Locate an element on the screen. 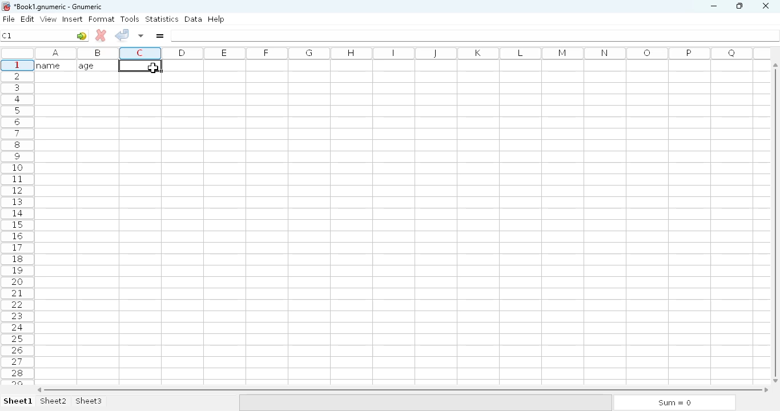  sum = 0 is located at coordinates (673, 403).